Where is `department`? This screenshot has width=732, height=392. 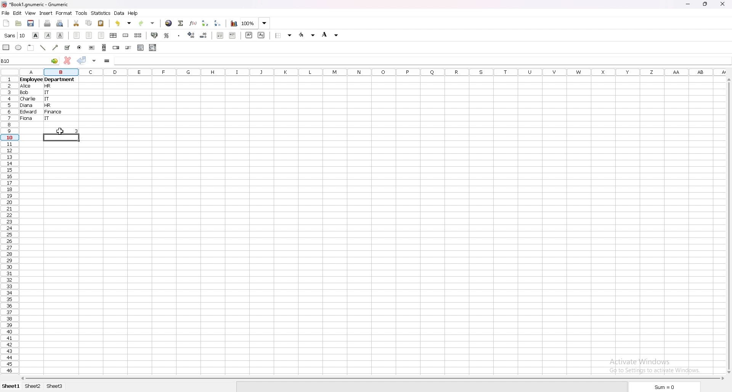 department is located at coordinates (60, 81).